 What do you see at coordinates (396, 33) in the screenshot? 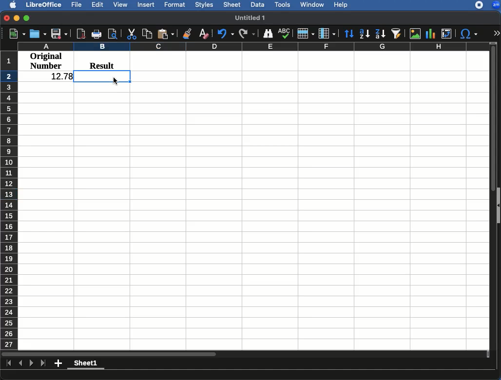
I see `AutoFilter` at bounding box center [396, 33].